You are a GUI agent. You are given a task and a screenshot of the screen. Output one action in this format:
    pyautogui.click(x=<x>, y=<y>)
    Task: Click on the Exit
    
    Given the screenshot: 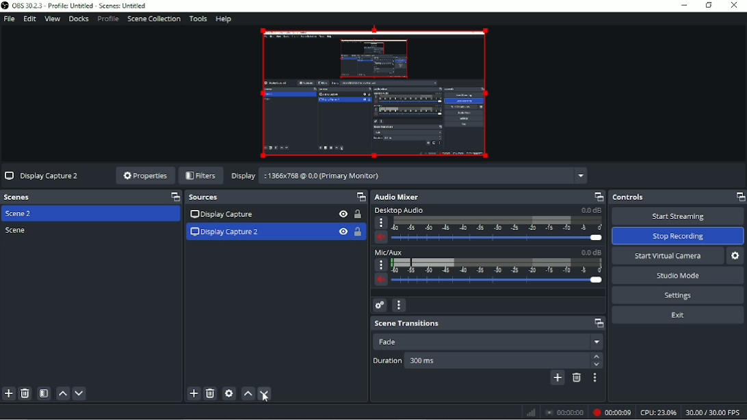 What is the action you would take?
    pyautogui.click(x=677, y=315)
    